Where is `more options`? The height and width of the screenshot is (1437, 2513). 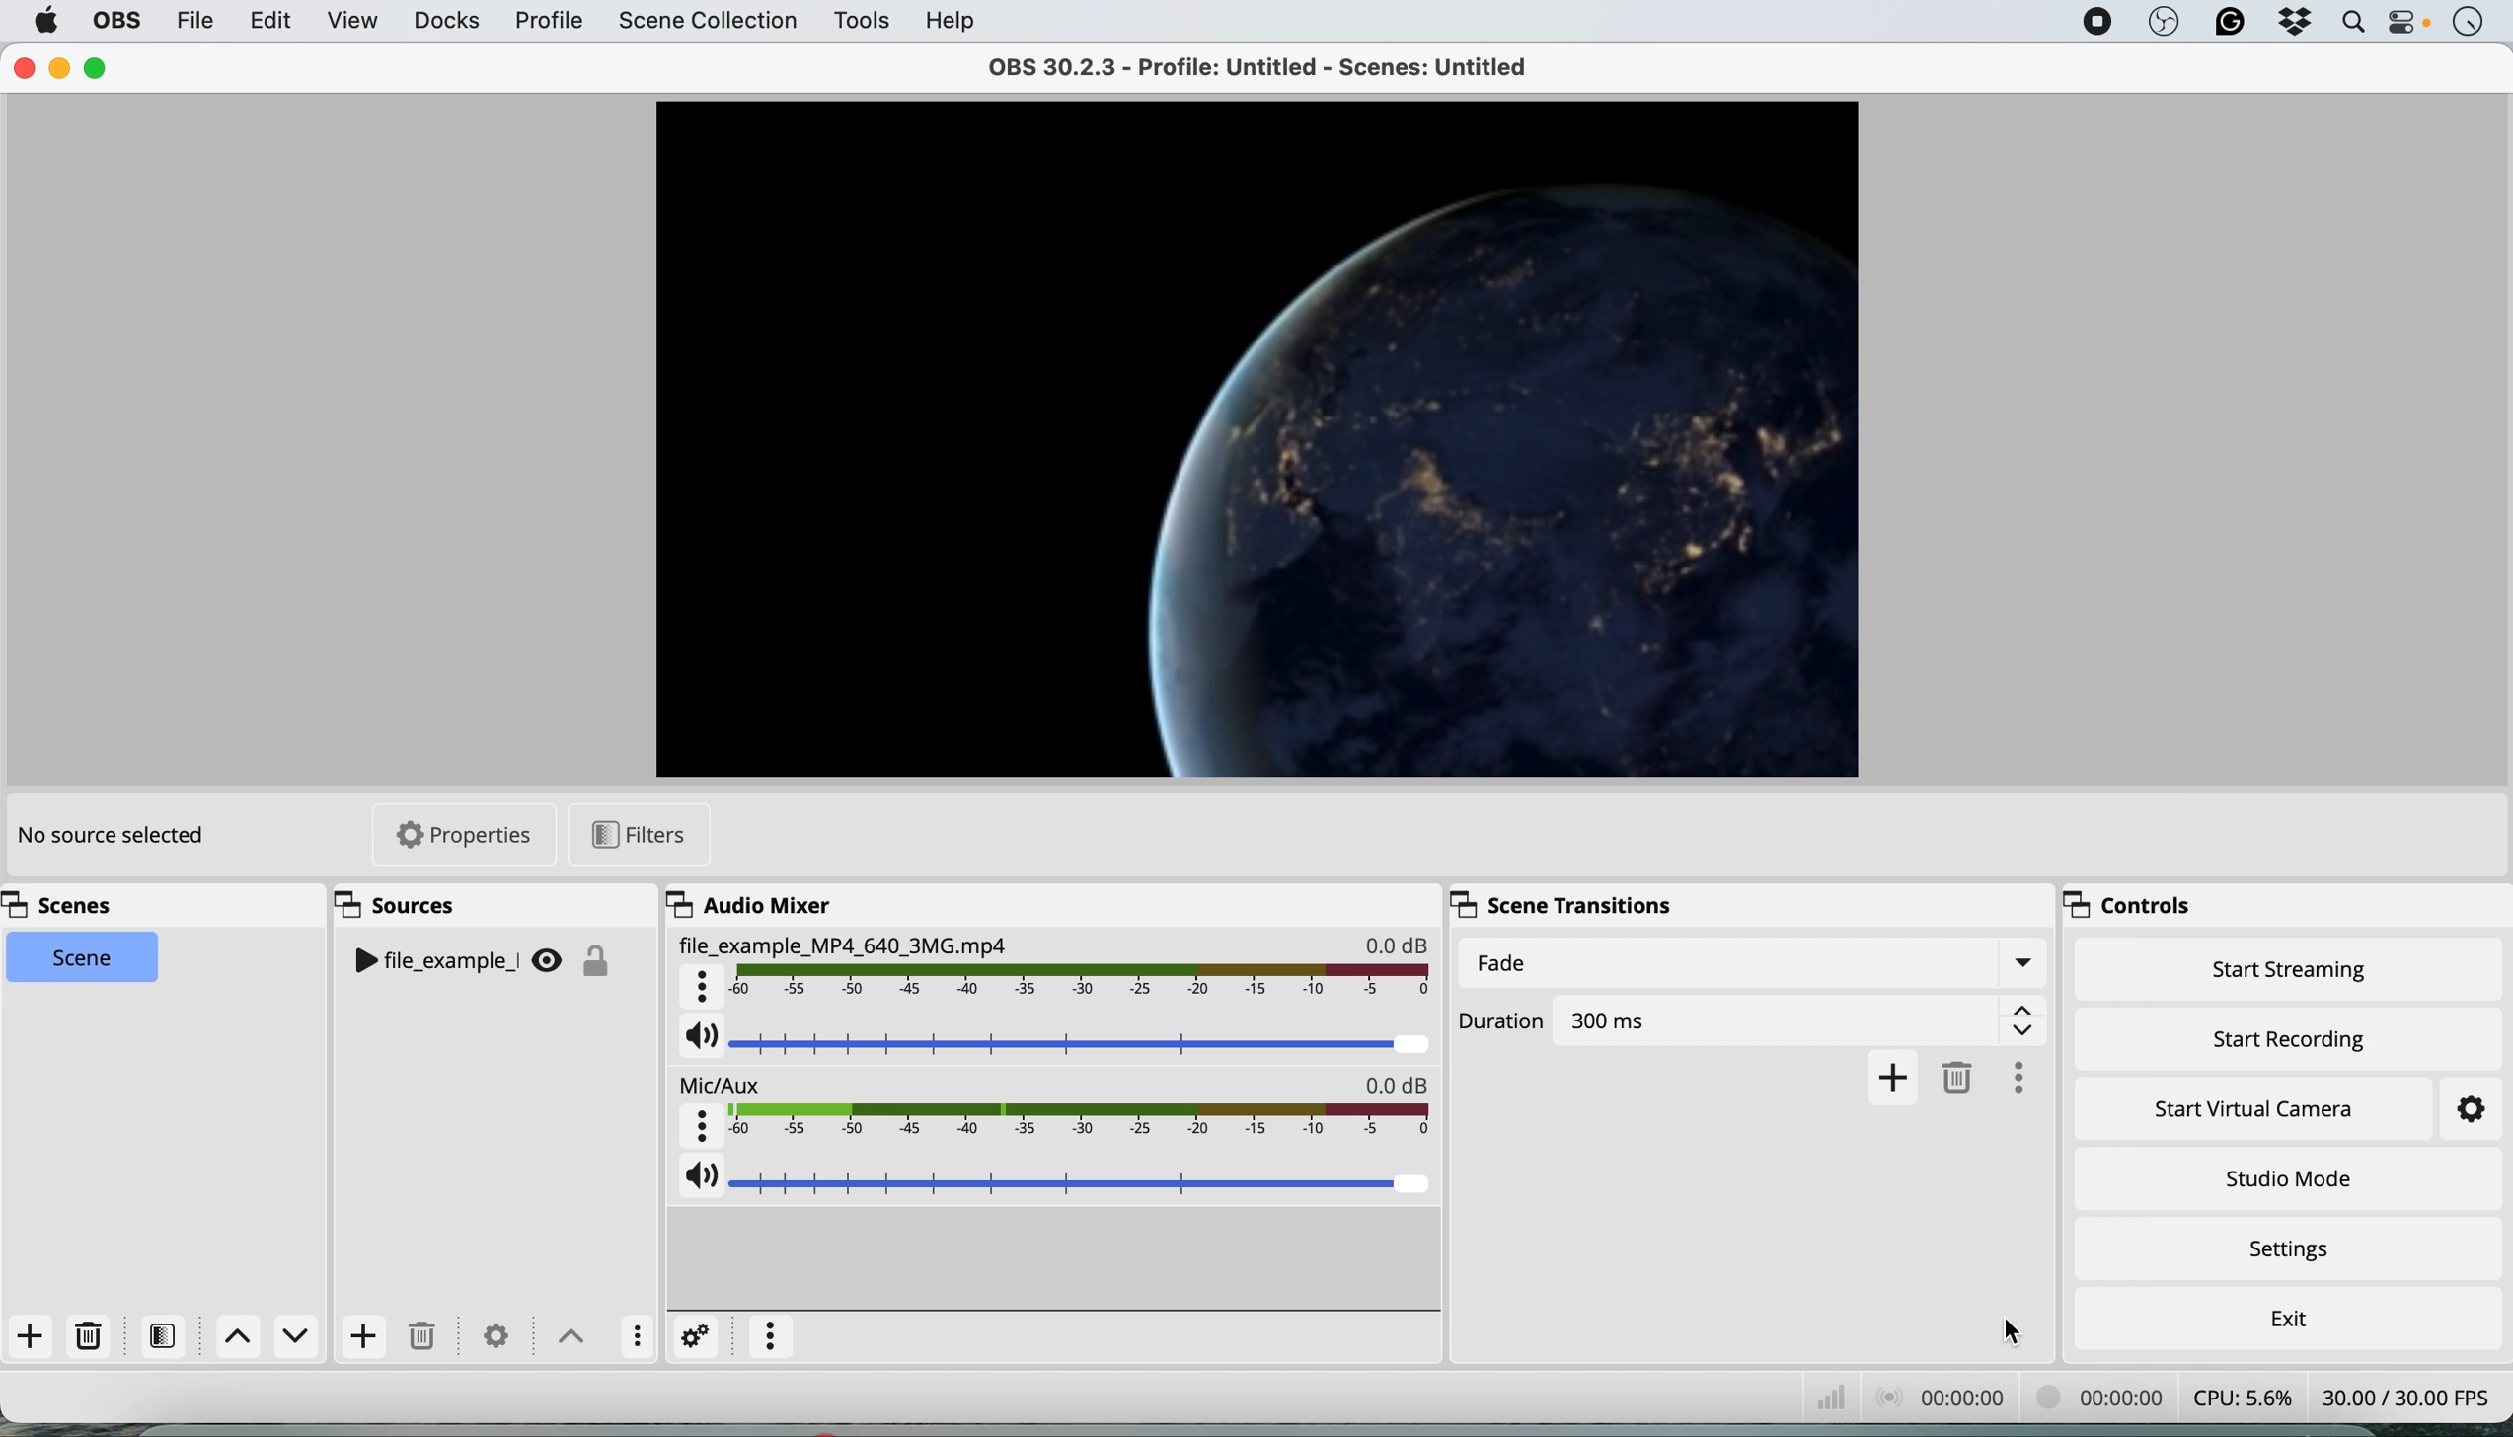 more options is located at coordinates (772, 1337).